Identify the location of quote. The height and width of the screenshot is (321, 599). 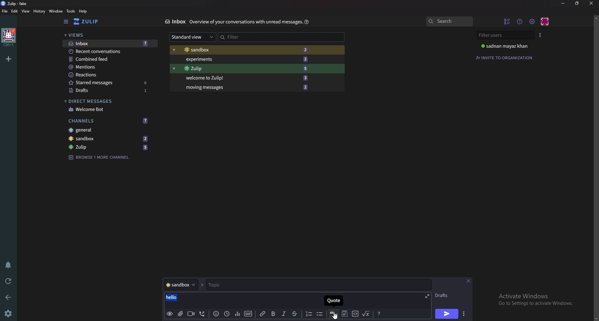
(334, 314).